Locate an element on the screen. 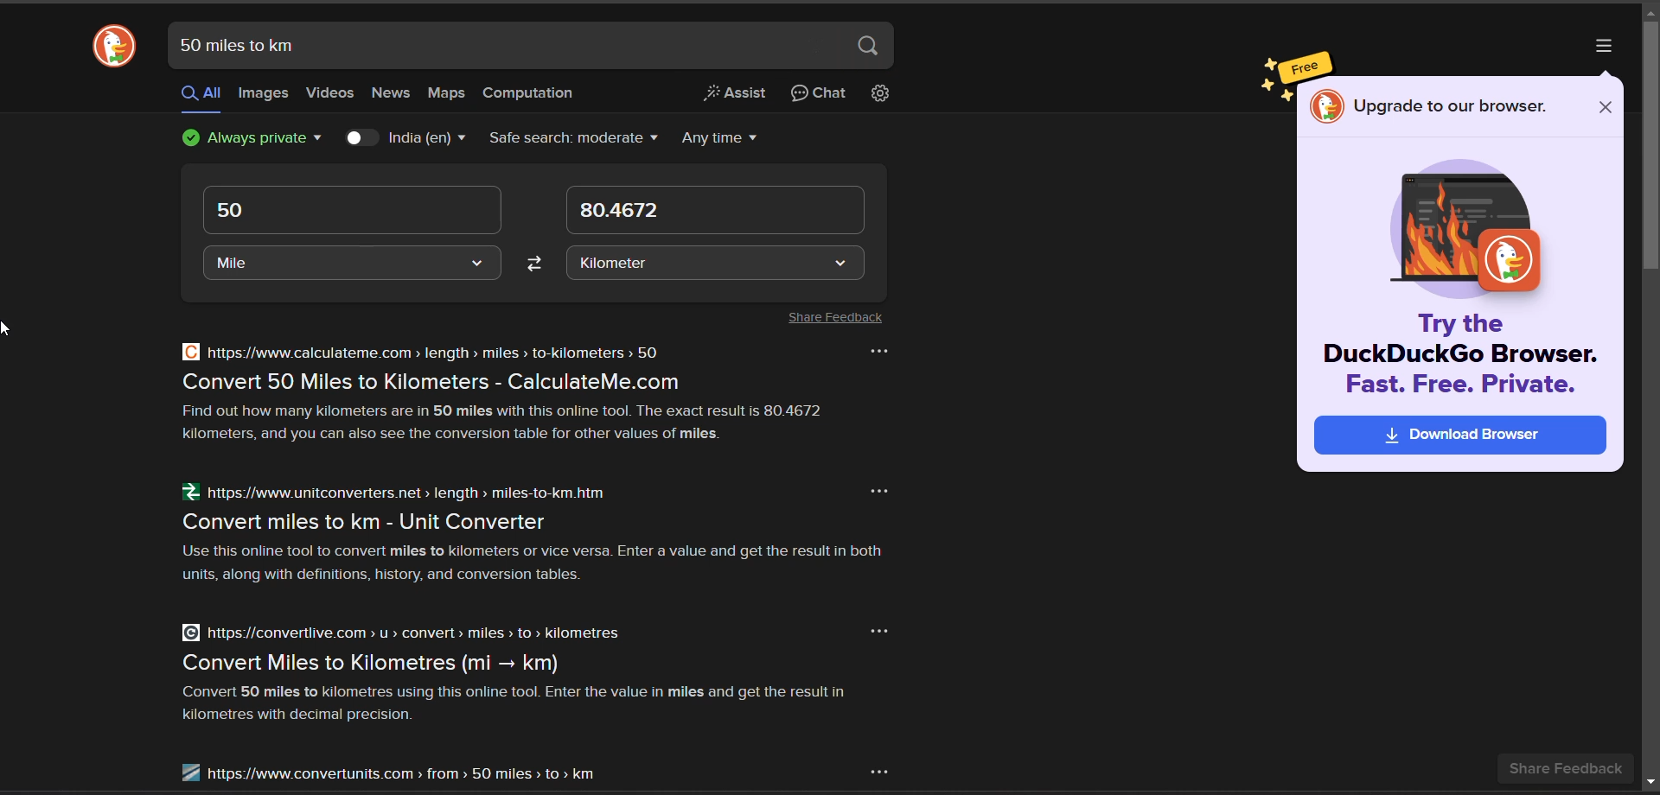  Convert Miles to Kilometres (mi — km)
Convert 50 miles to kilometres using this online tool. Enter the value in miles and get the result in
kilometres with decimal precision is located at coordinates (522, 689).